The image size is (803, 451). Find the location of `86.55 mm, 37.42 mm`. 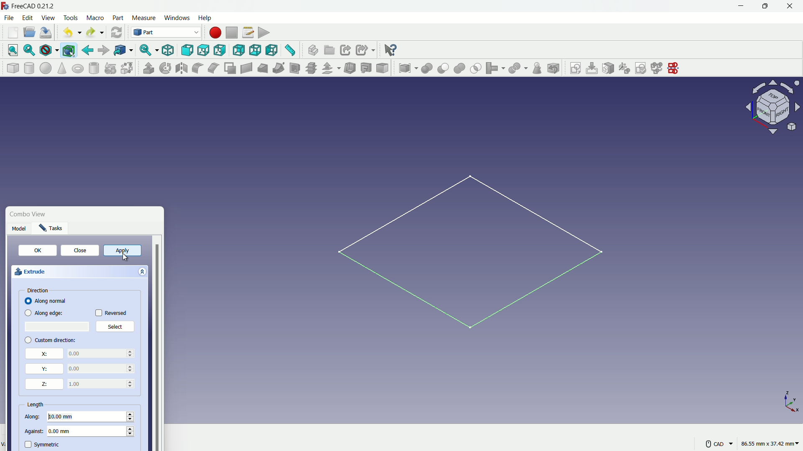

86.55 mm, 37.42 mm is located at coordinates (770, 443).